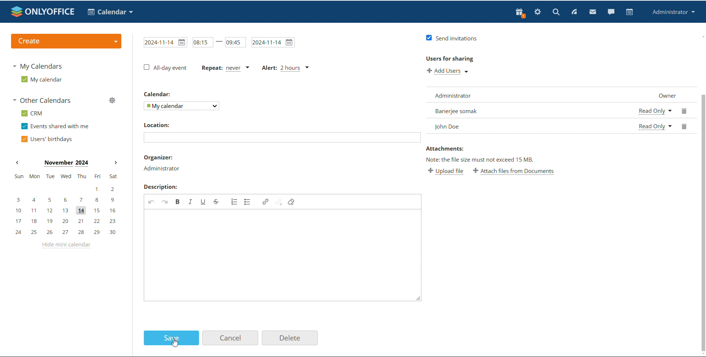 Image resolution: width=706 pixels, height=357 pixels. Describe the element at coordinates (42, 79) in the screenshot. I see `my calendar` at that location.